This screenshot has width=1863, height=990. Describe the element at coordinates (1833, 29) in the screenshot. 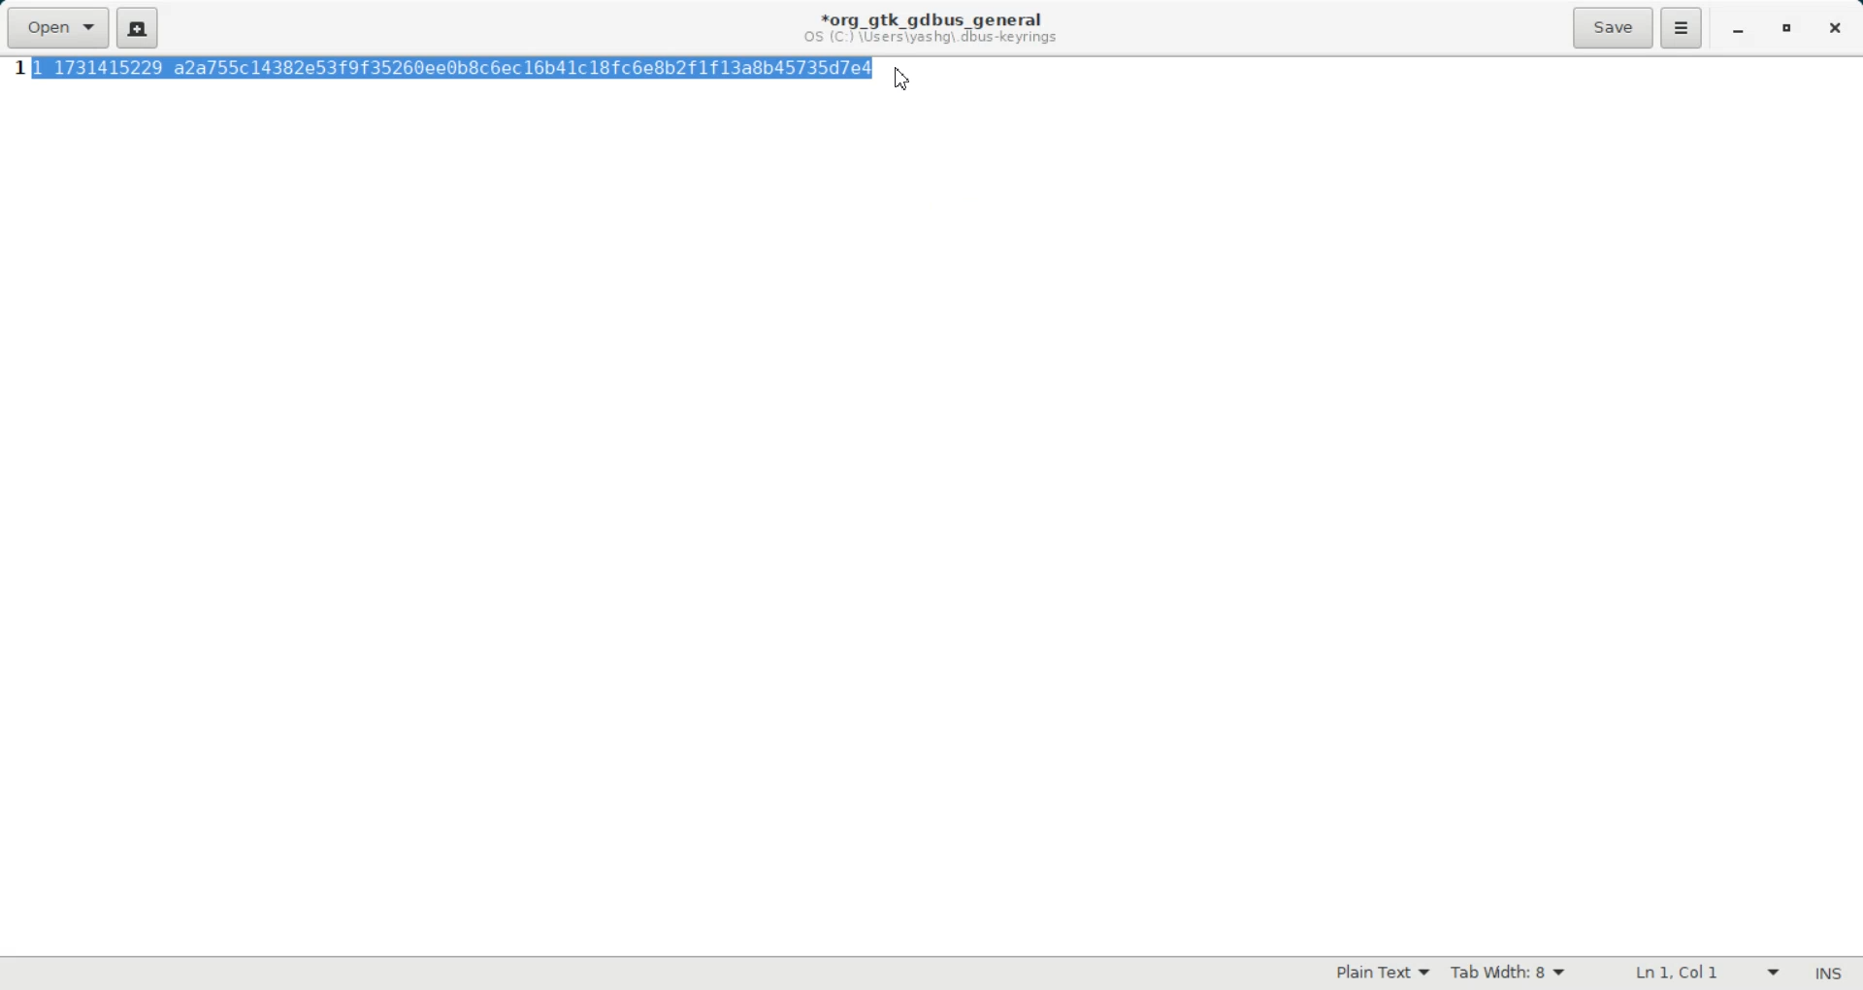

I see `Close` at that location.